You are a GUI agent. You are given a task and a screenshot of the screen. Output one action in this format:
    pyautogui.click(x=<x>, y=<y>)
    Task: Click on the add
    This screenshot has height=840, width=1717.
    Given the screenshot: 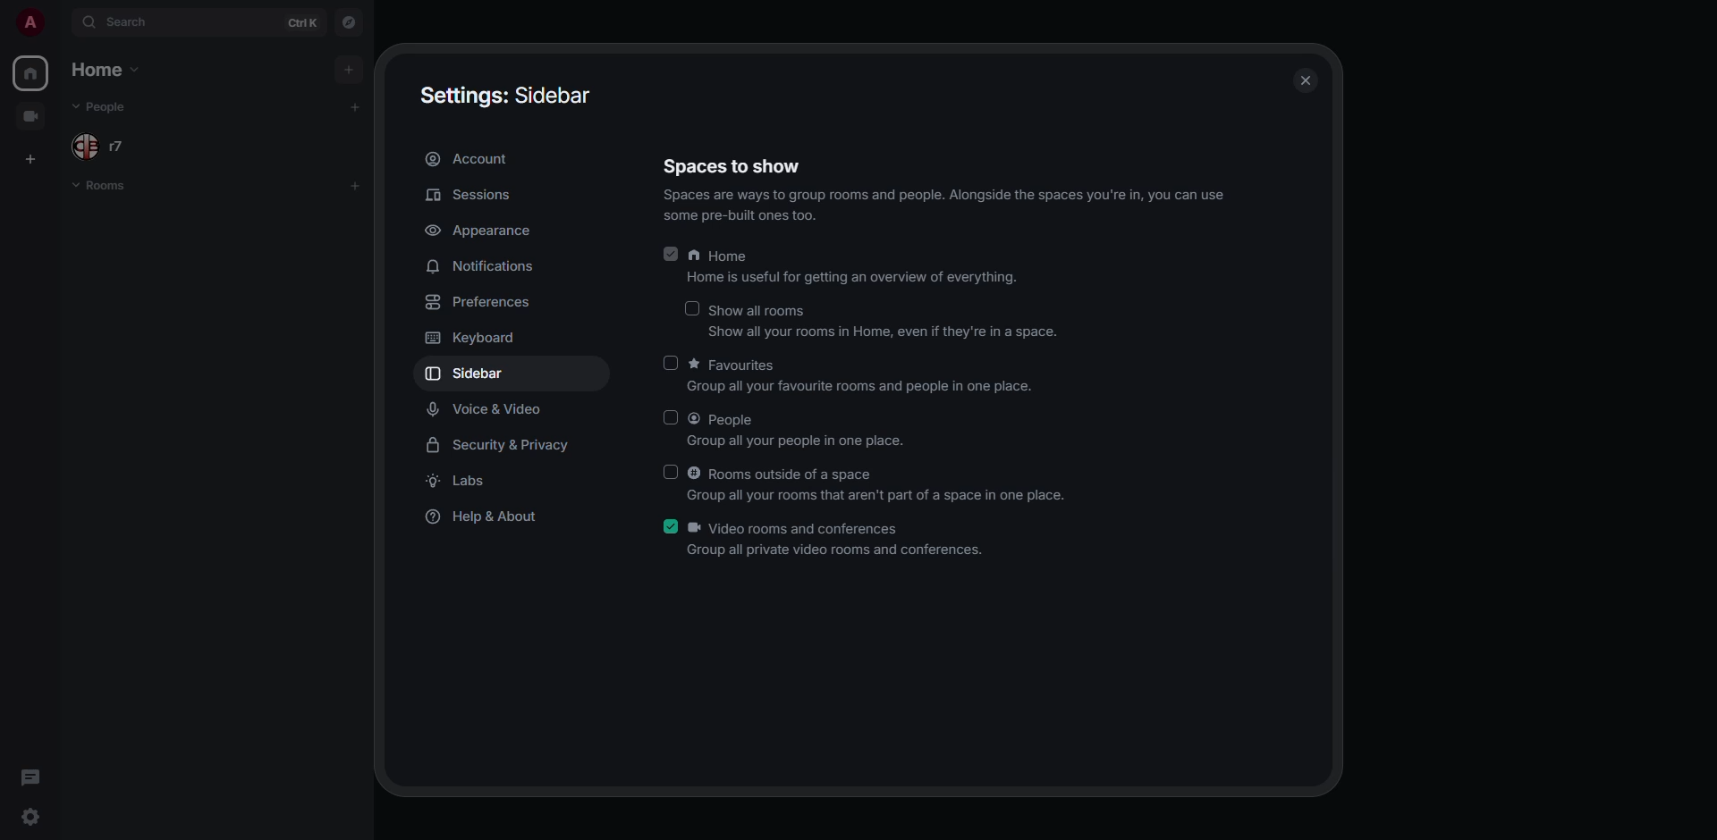 What is the action you would take?
    pyautogui.click(x=356, y=184)
    